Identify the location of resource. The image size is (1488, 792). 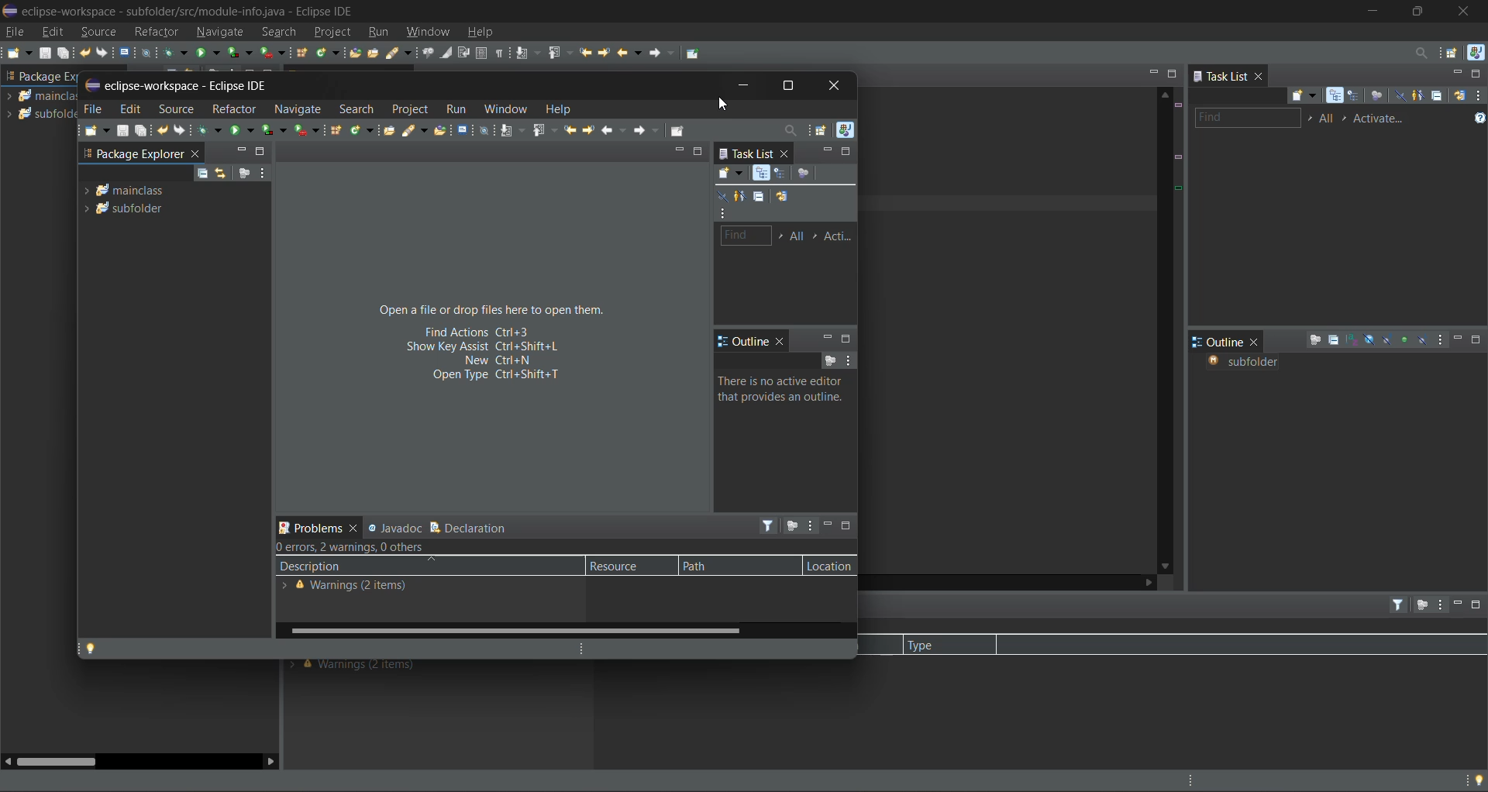
(618, 566).